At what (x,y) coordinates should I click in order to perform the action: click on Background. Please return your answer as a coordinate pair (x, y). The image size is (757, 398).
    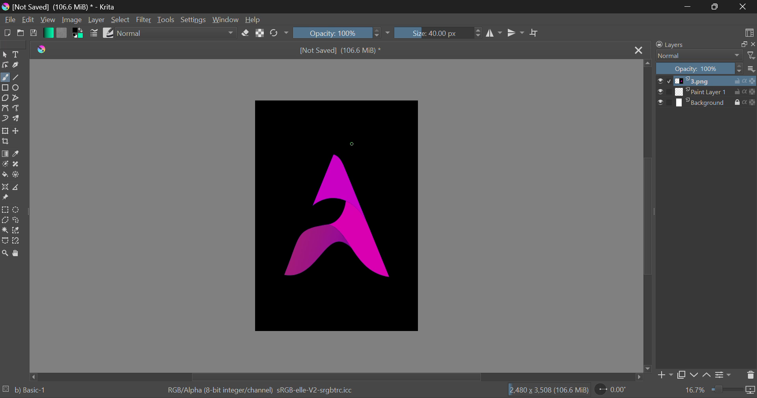
    Looking at the image, I should click on (707, 104).